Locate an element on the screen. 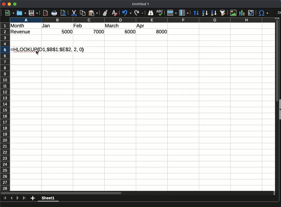 The image size is (281, 207). print is located at coordinates (54, 13).